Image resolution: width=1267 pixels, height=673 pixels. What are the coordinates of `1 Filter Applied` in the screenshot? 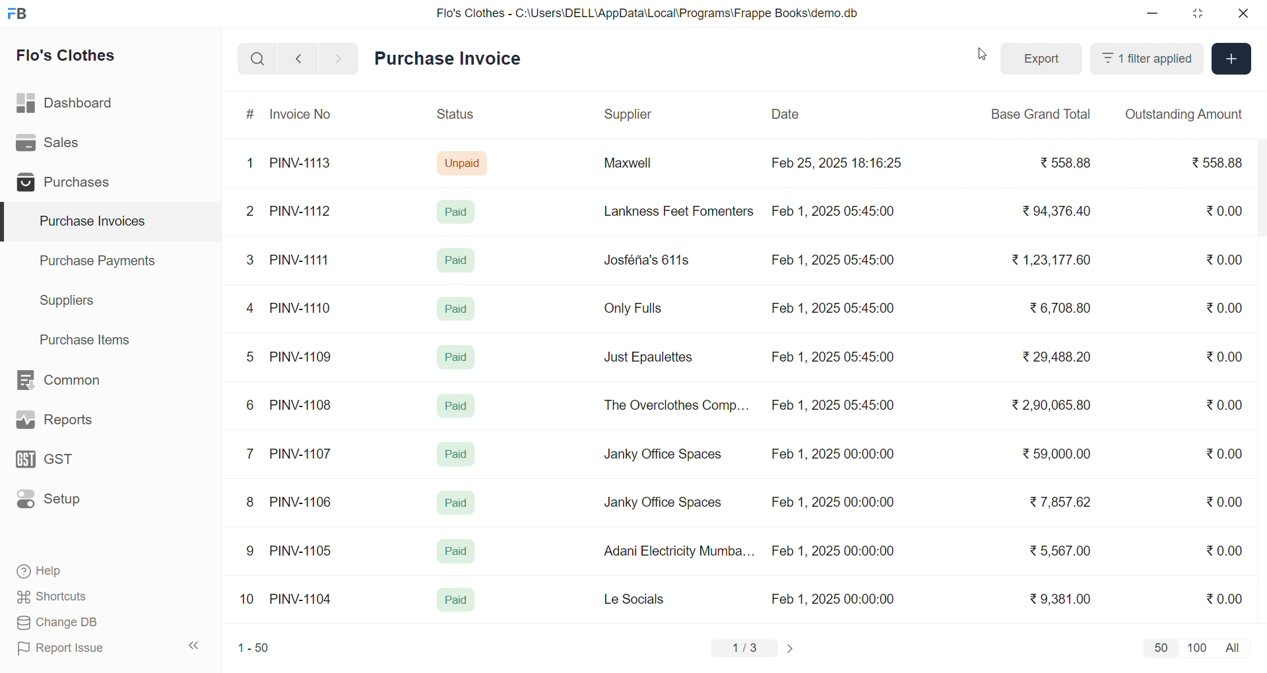 It's located at (1147, 59).